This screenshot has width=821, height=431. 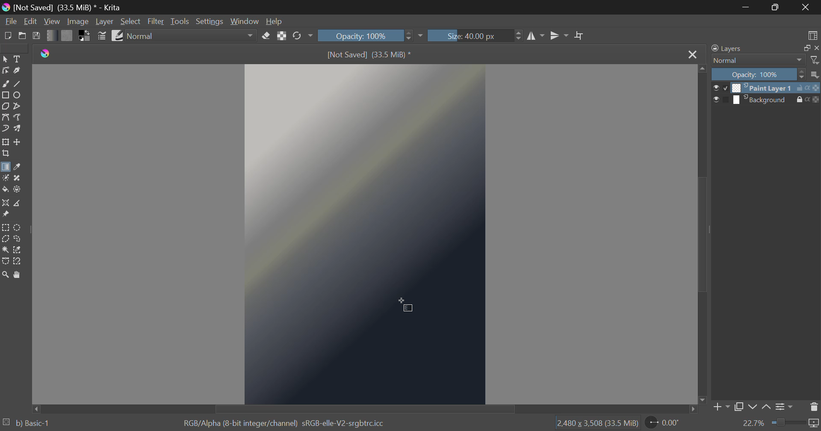 I want to click on Brush Settings, so click(x=102, y=35).